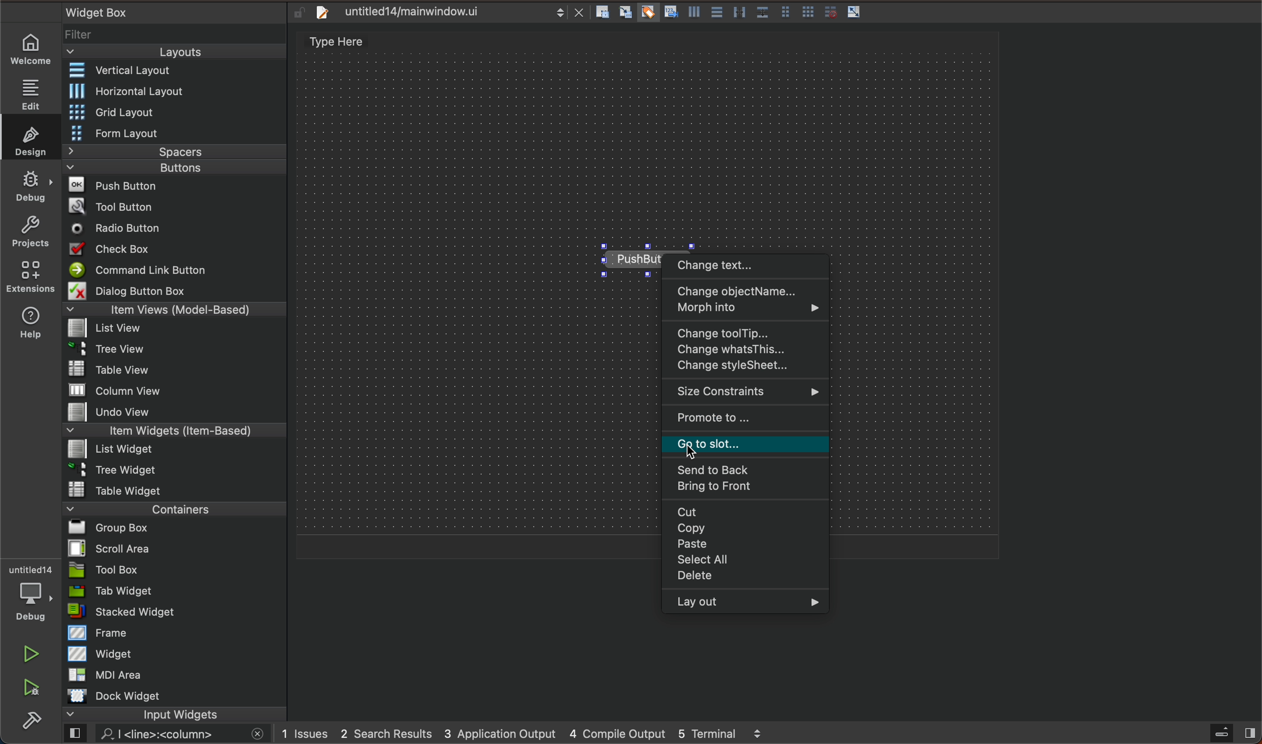 This screenshot has width=1262, height=744. I want to click on tool button, so click(180, 207).